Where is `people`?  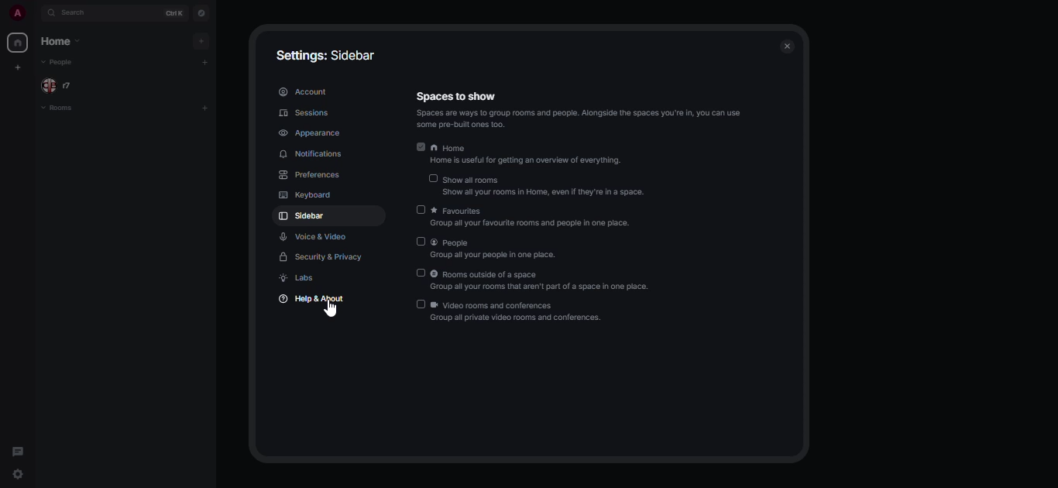 people is located at coordinates (63, 84).